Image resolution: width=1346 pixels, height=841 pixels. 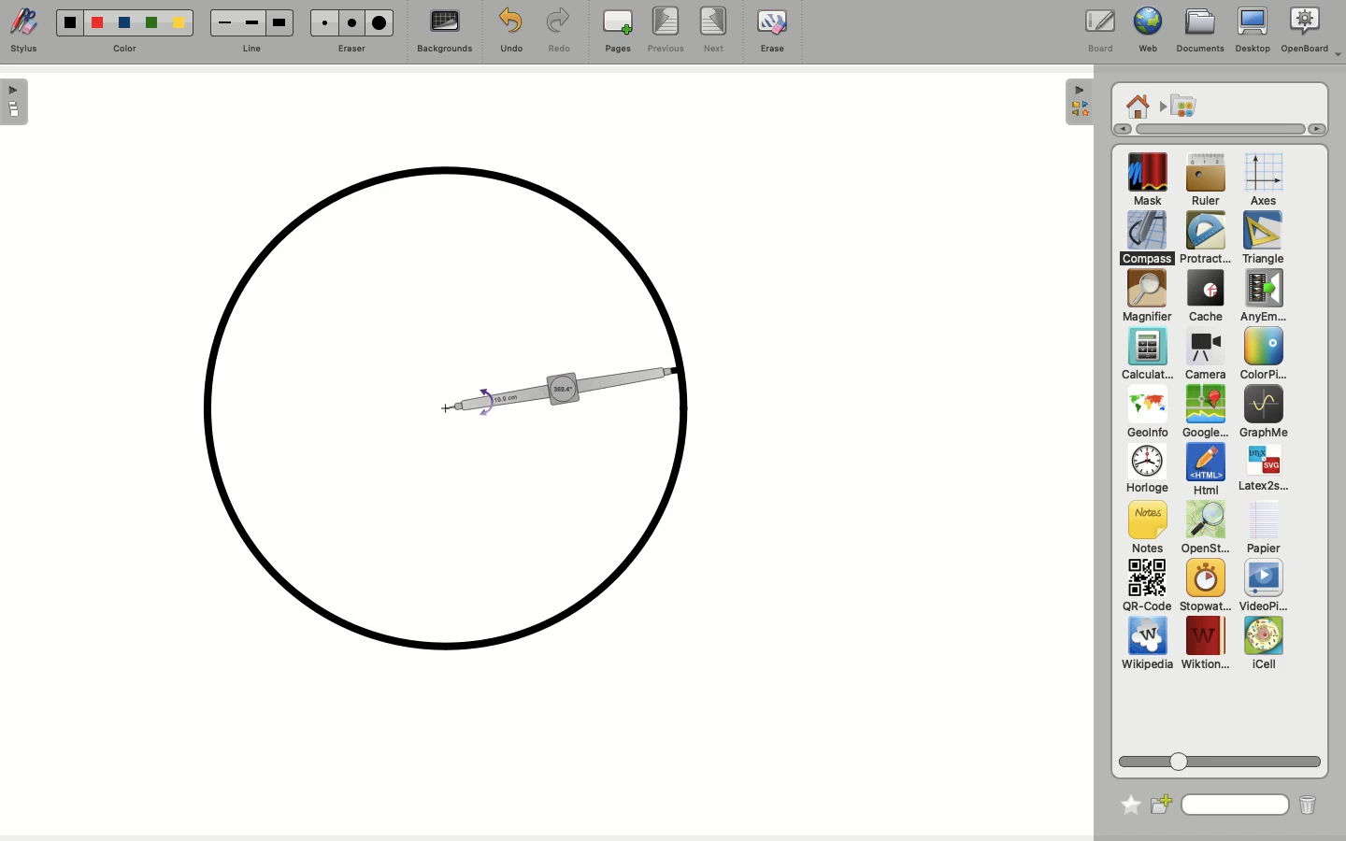 I want to click on Magnifier, so click(x=1146, y=296).